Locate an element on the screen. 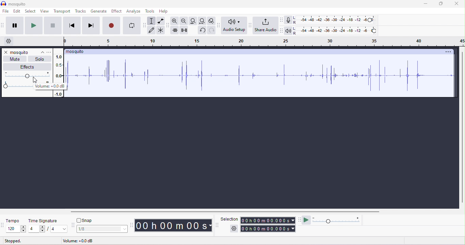  select time signature is located at coordinates (36, 229).